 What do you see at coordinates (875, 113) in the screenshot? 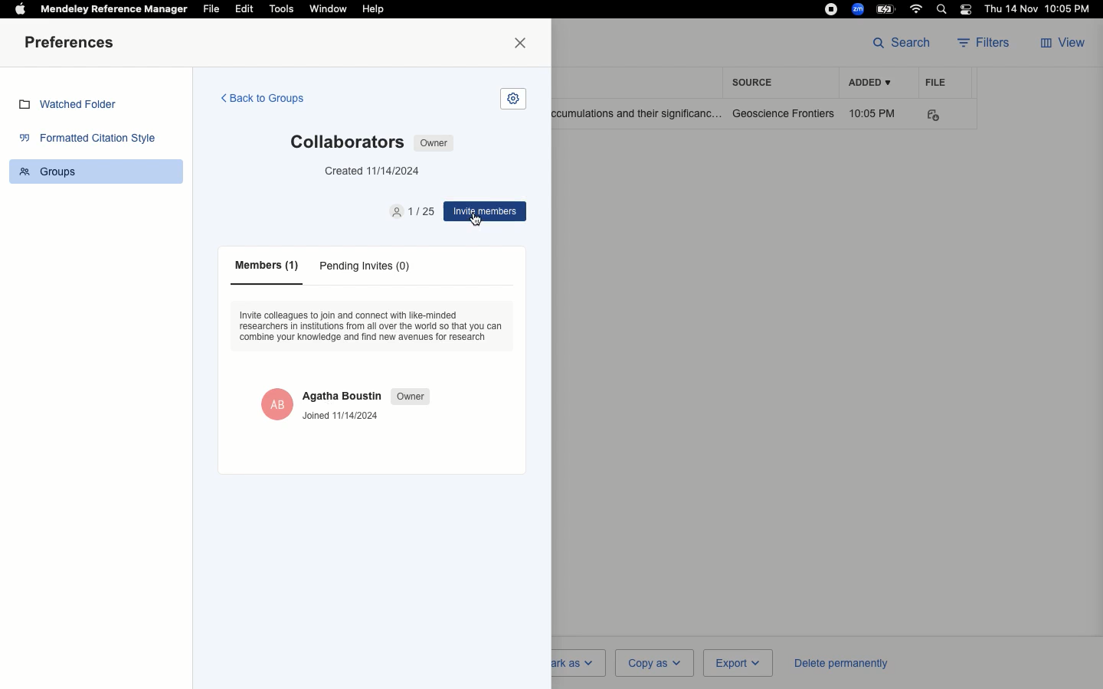
I see `10:05 PM` at bounding box center [875, 113].